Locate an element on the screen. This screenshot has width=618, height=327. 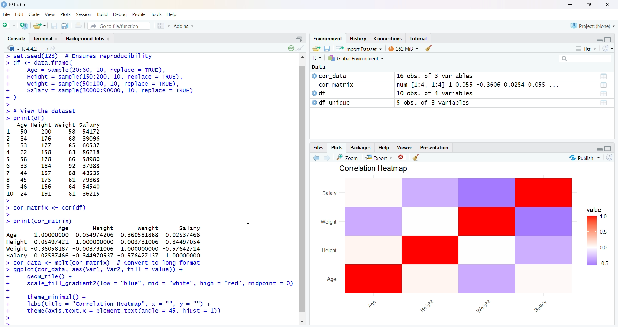
Save workspace as is located at coordinates (327, 49).